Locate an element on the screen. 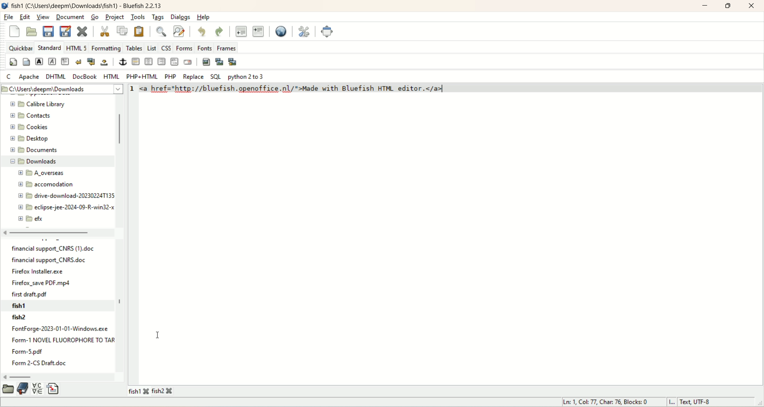 This screenshot has width=764, height=407. HTML is located at coordinates (111, 76).